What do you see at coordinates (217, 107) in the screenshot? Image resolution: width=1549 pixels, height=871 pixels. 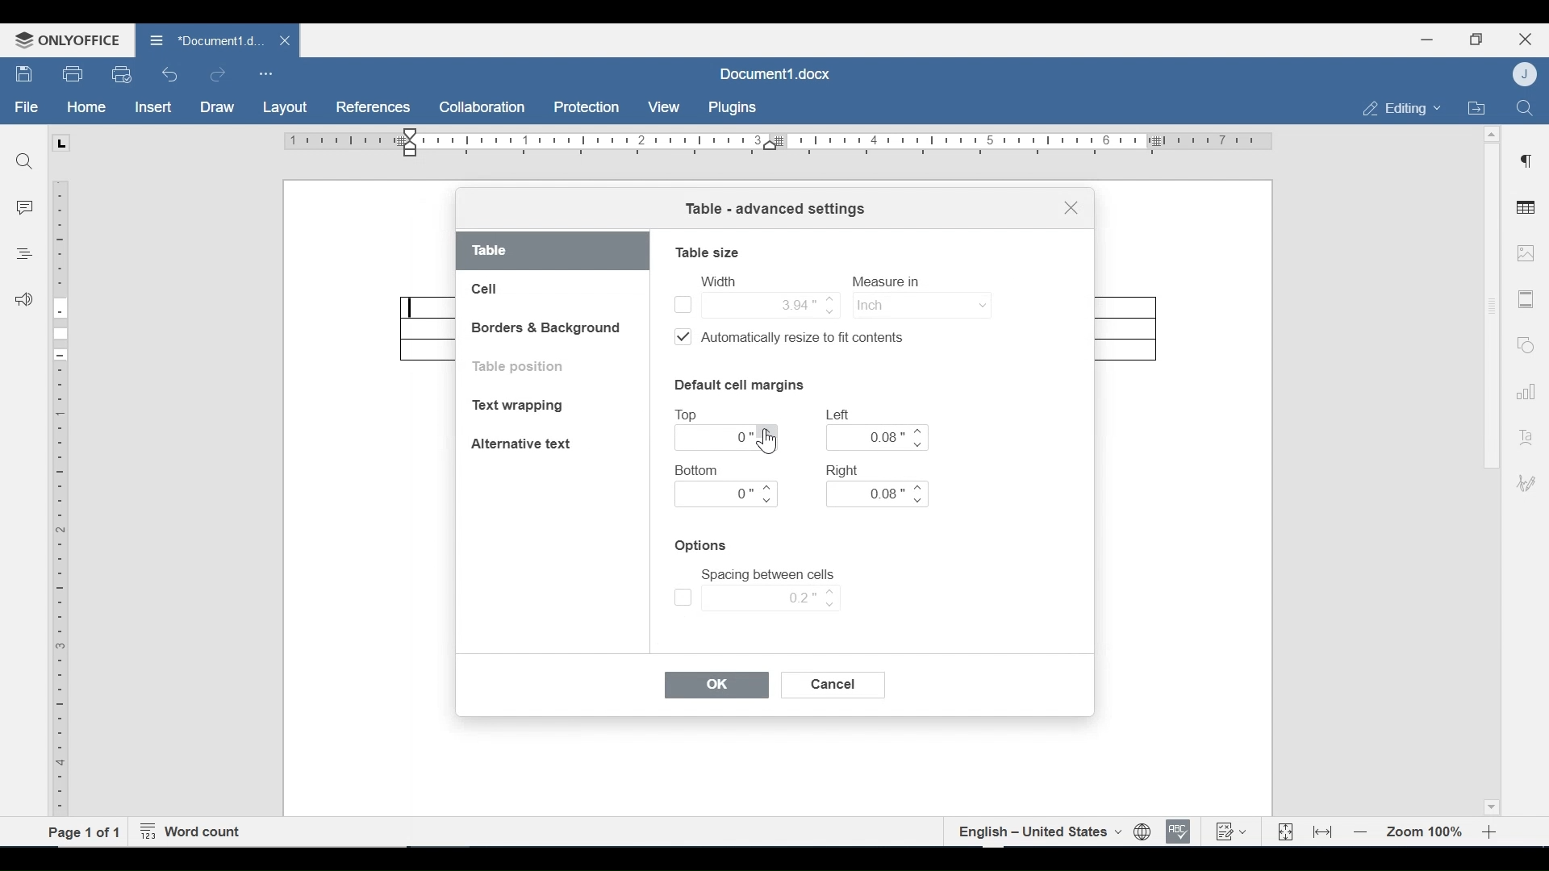 I see `Draw` at bounding box center [217, 107].